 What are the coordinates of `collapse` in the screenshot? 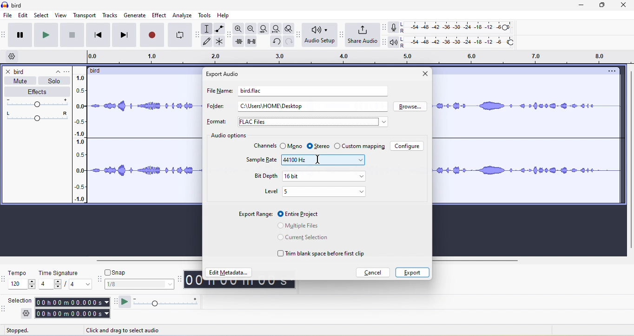 It's located at (54, 70).